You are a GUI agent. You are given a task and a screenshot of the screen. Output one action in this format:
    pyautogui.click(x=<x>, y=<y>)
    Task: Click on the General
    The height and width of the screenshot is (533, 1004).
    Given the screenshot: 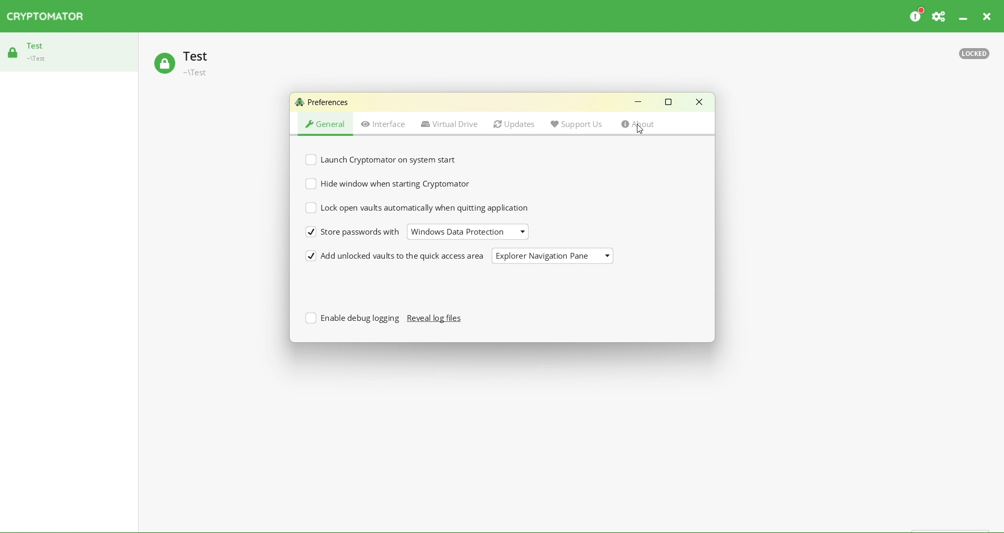 What is the action you would take?
    pyautogui.click(x=326, y=124)
    